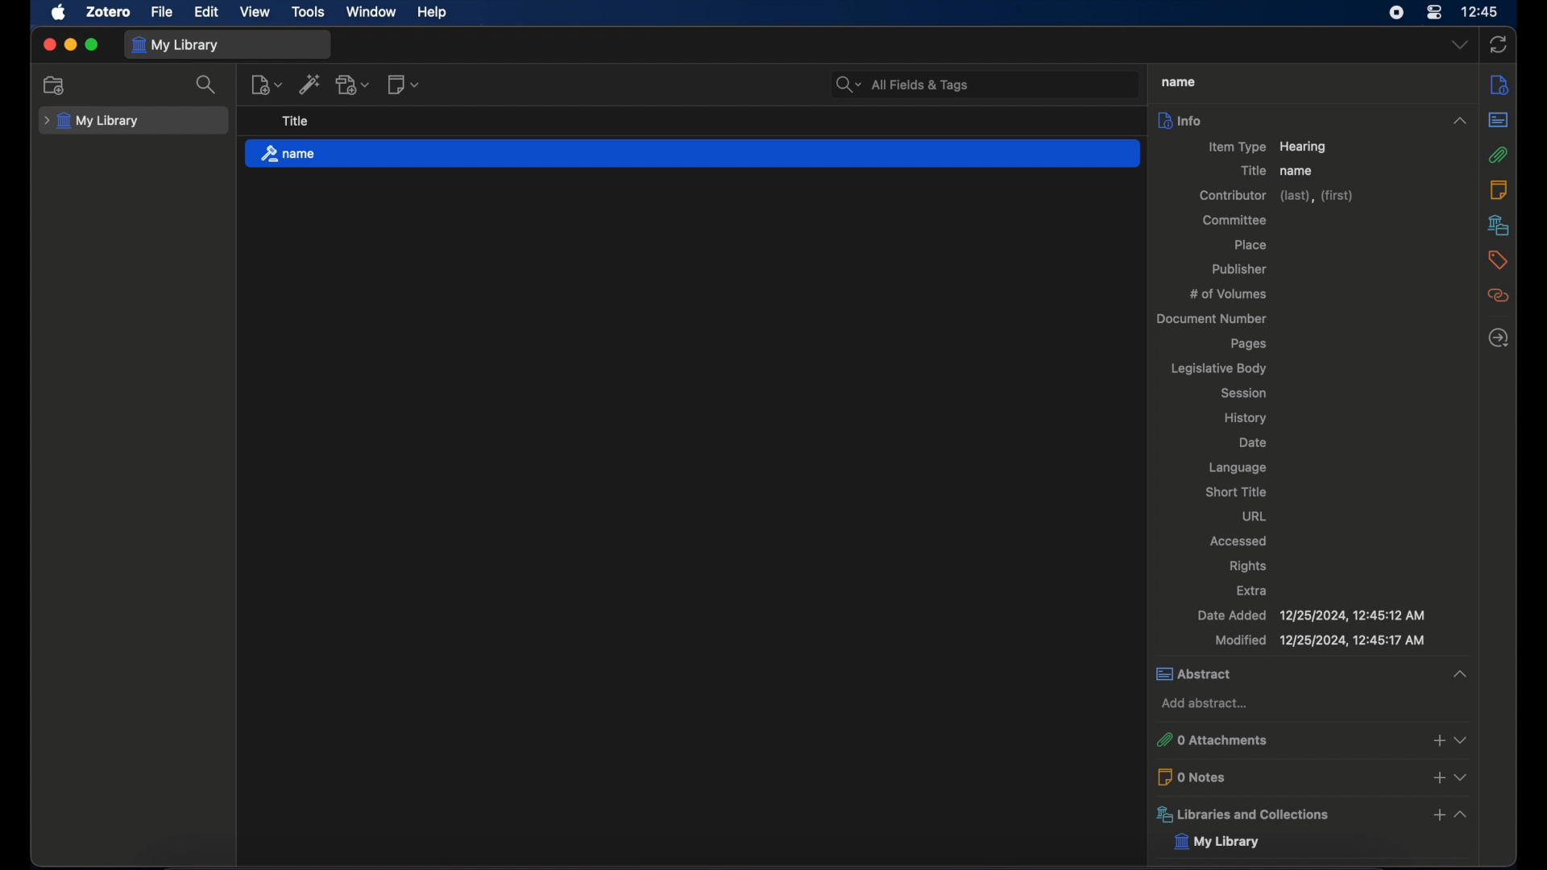  I want to click on help, so click(433, 13).